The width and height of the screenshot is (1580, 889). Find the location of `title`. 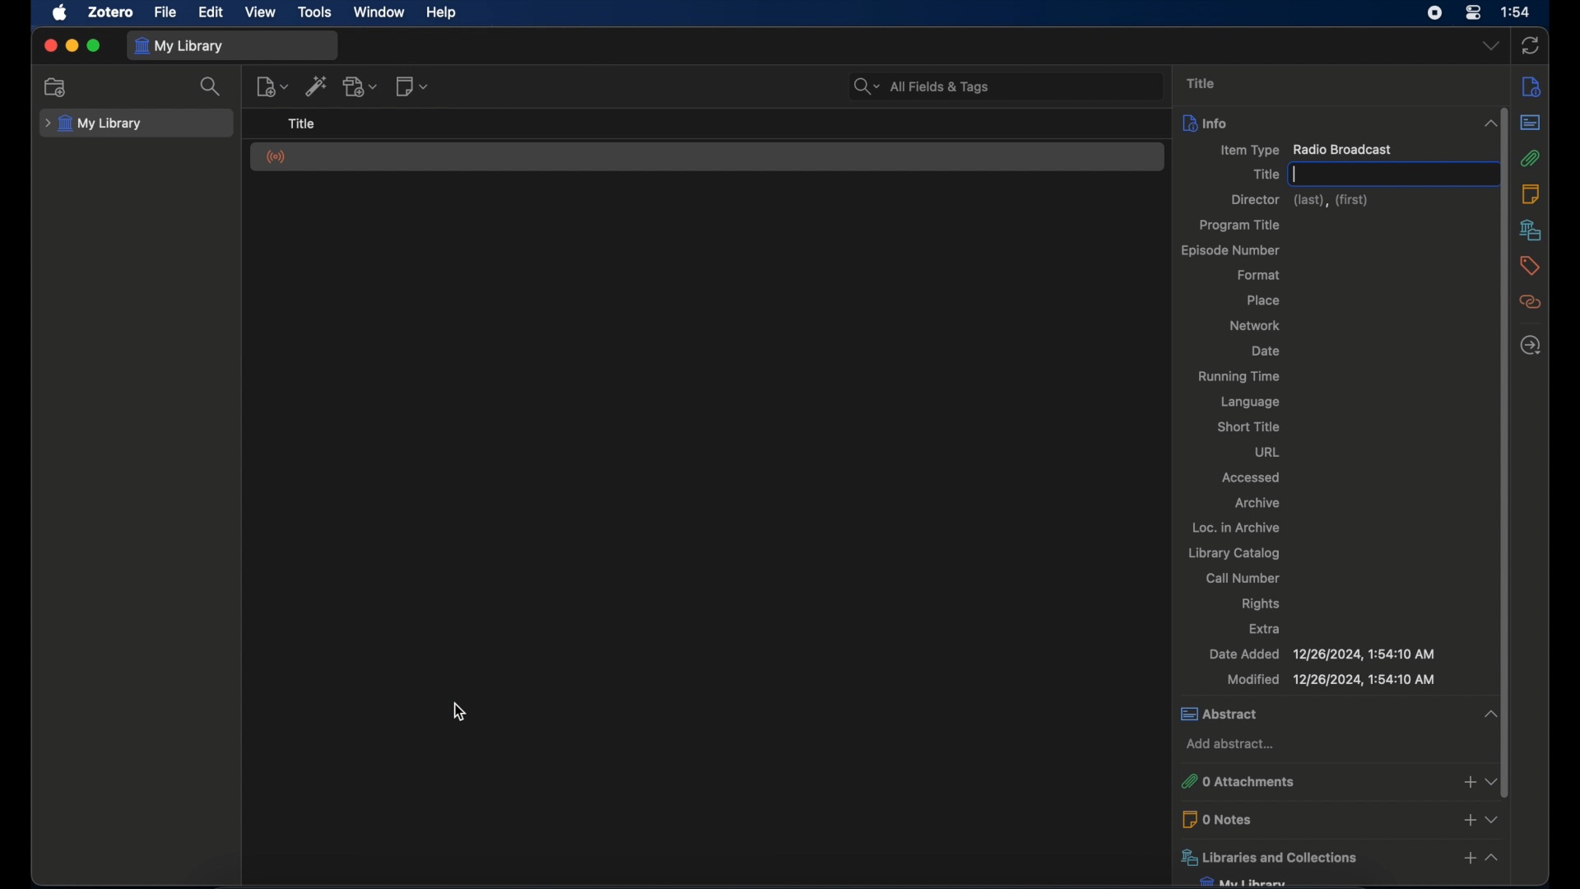

title is located at coordinates (1264, 174).